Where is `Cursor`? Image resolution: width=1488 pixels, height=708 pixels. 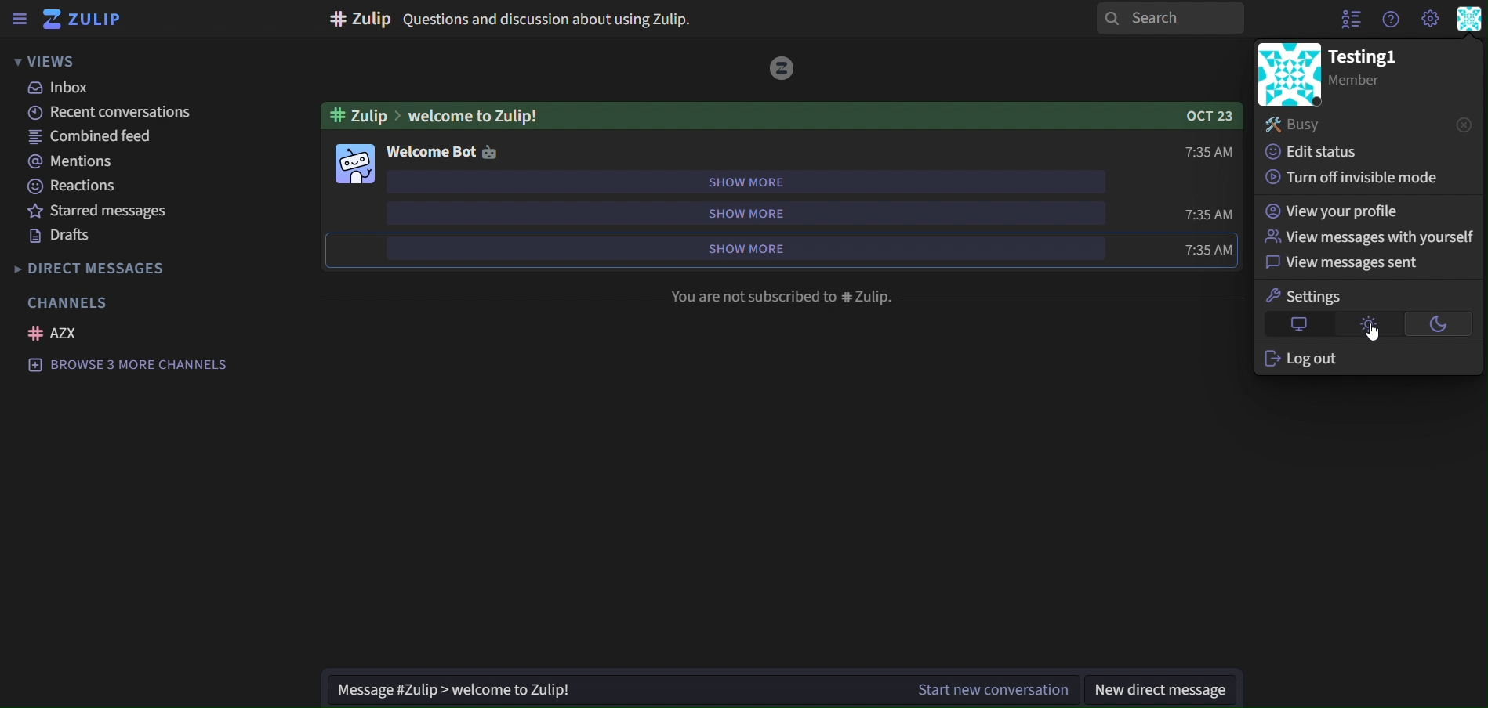 Cursor is located at coordinates (1371, 333).